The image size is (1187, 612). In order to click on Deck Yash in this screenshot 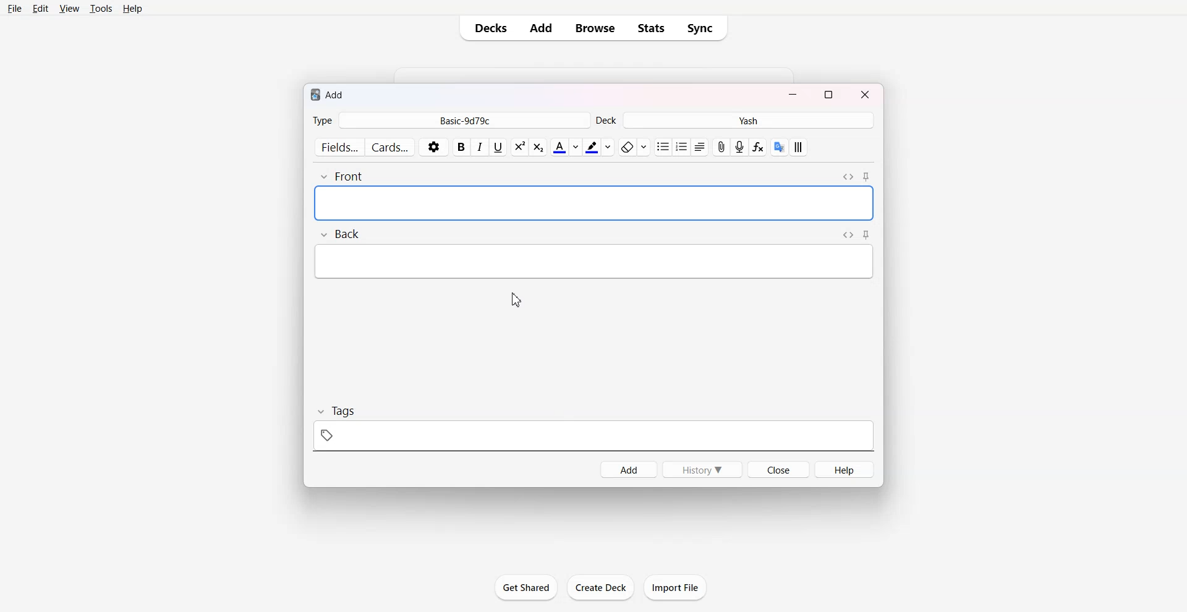, I will do `click(736, 120)`.